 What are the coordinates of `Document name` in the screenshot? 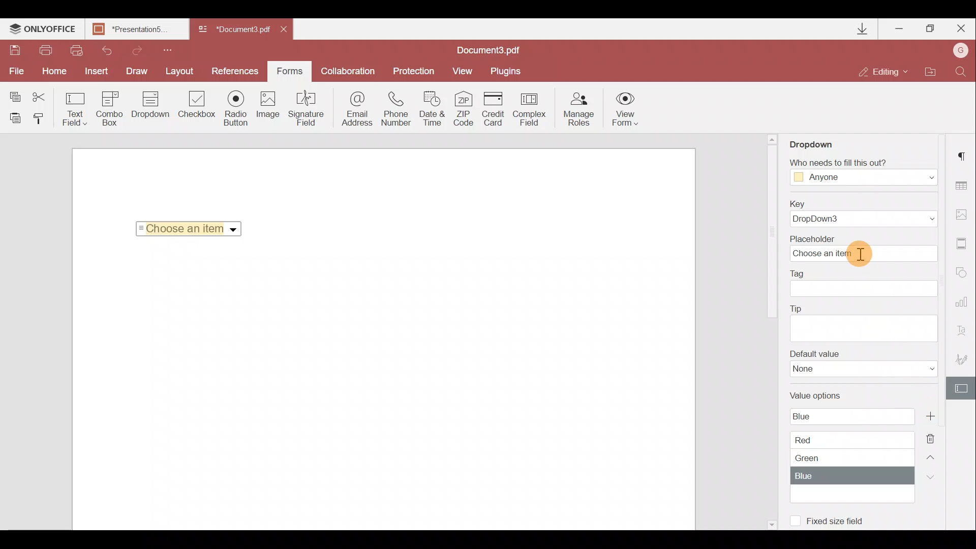 It's located at (233, 30).